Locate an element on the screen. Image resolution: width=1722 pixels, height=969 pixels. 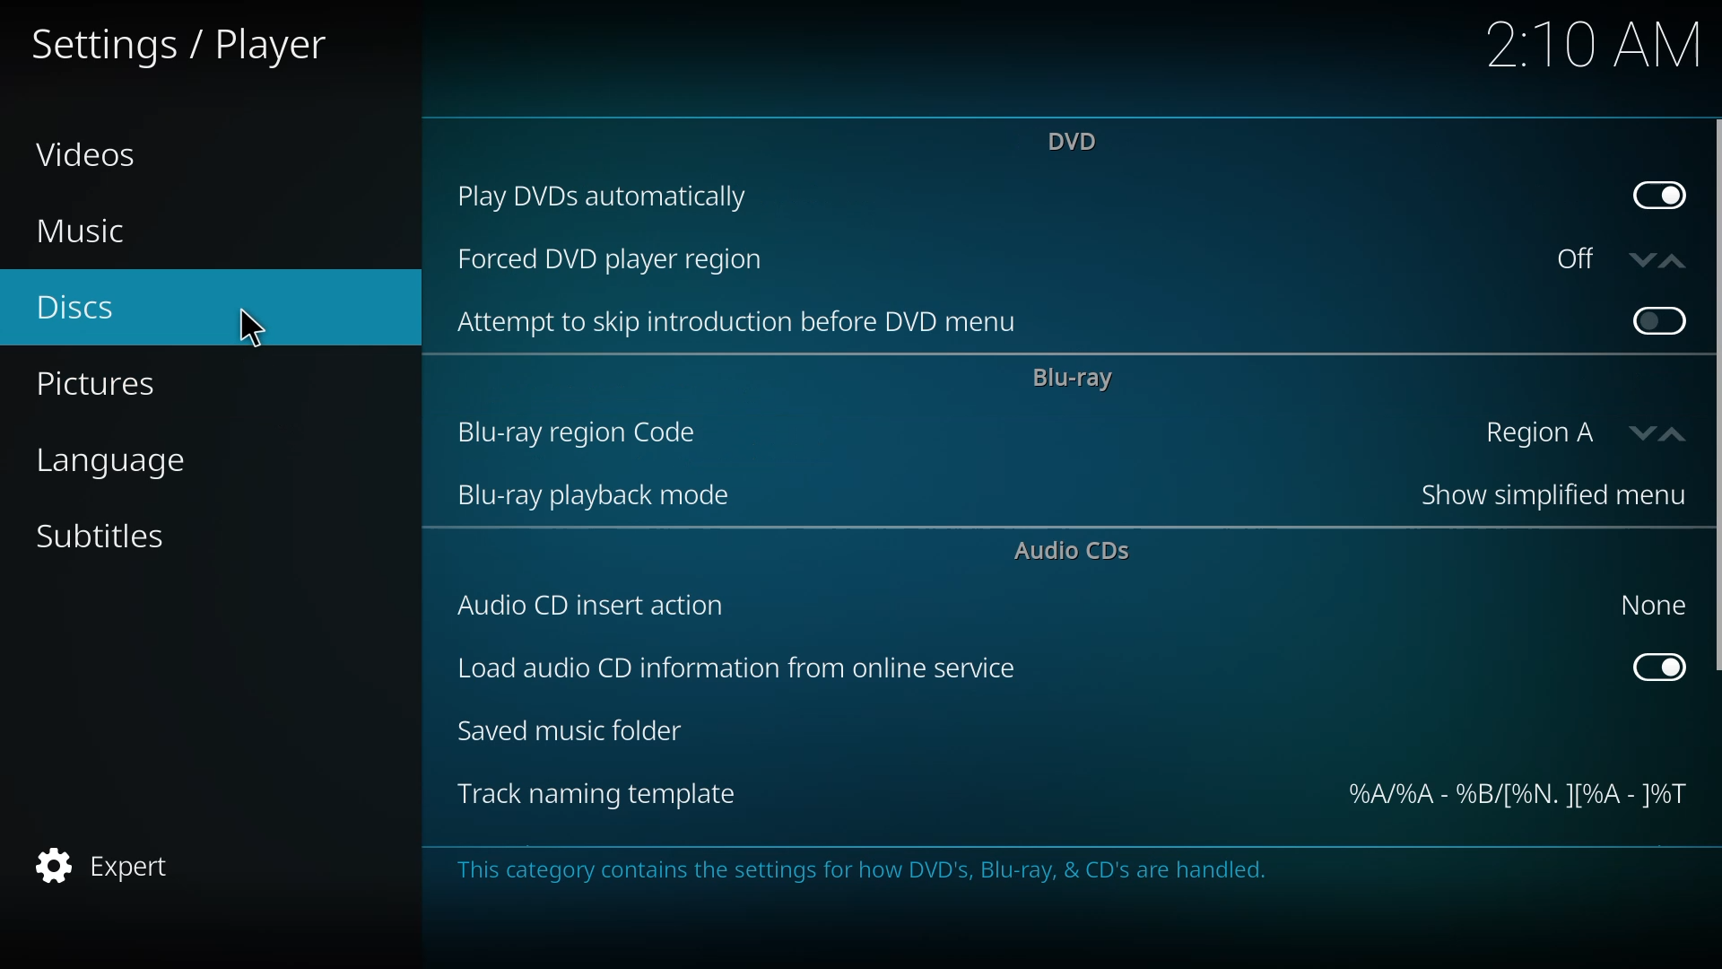
pictures is located at coordinates (108, 383).